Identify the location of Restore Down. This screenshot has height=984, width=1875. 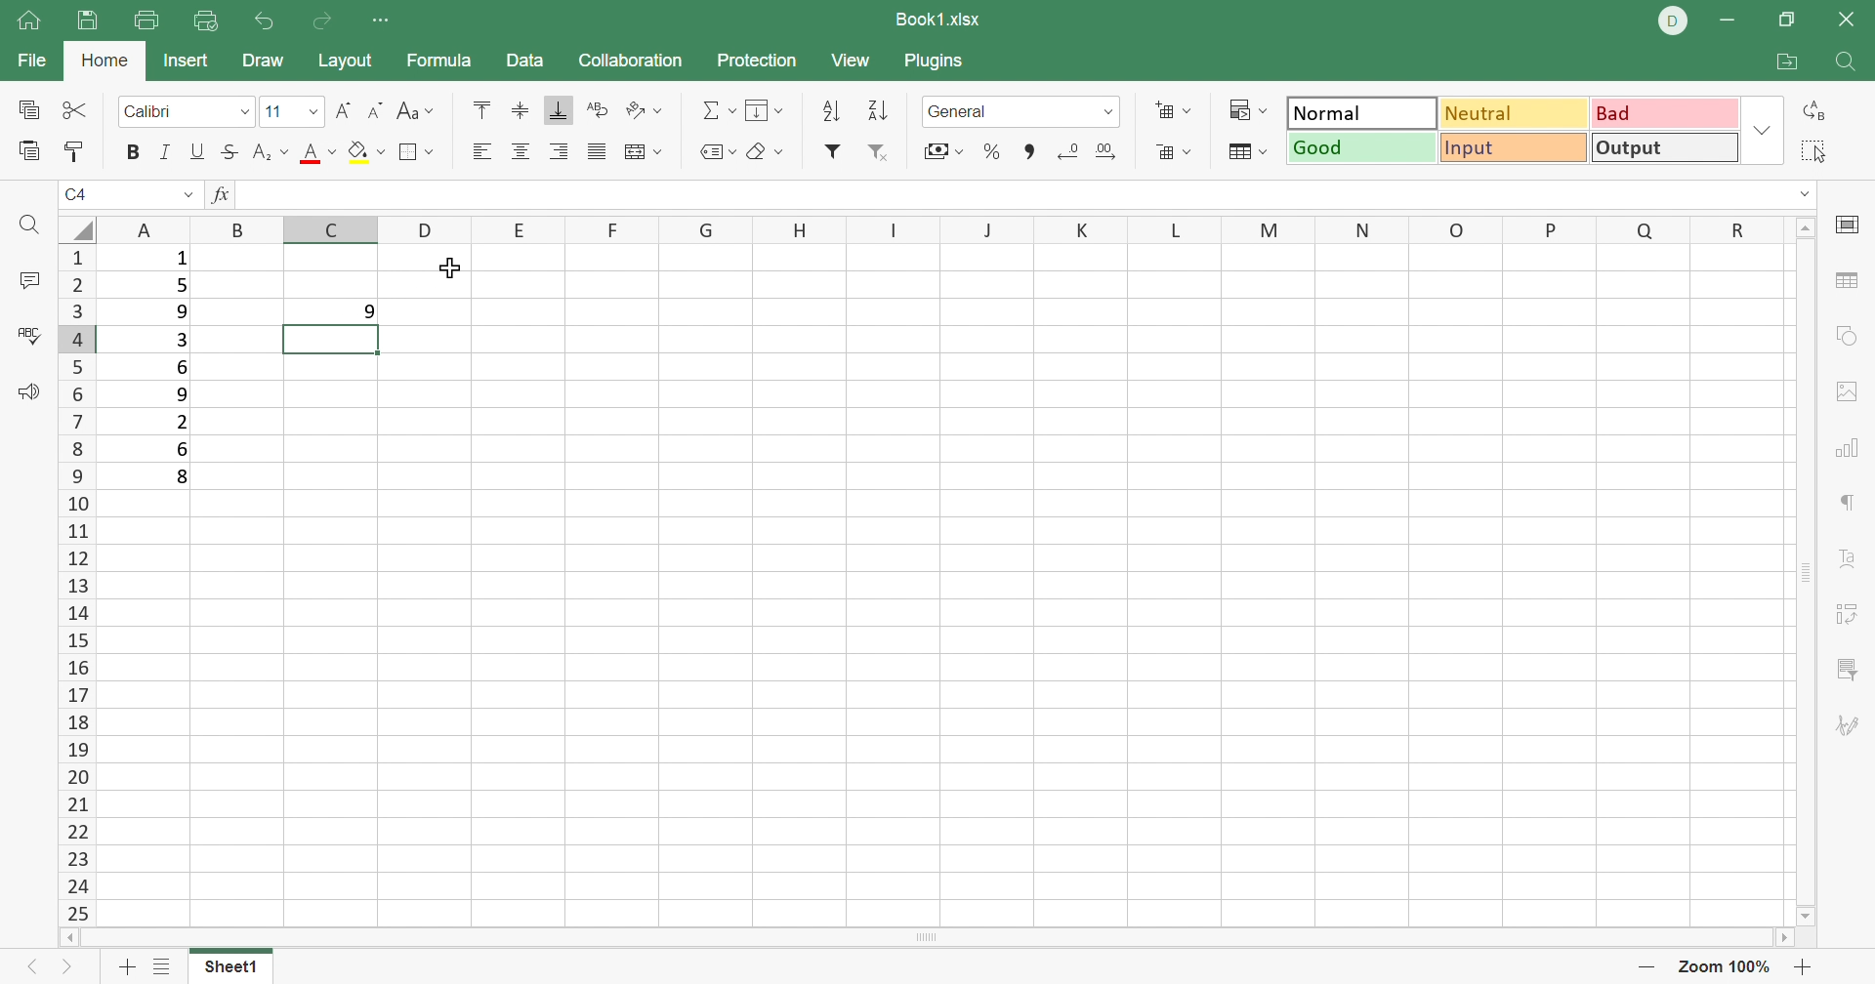
(1786, 18).